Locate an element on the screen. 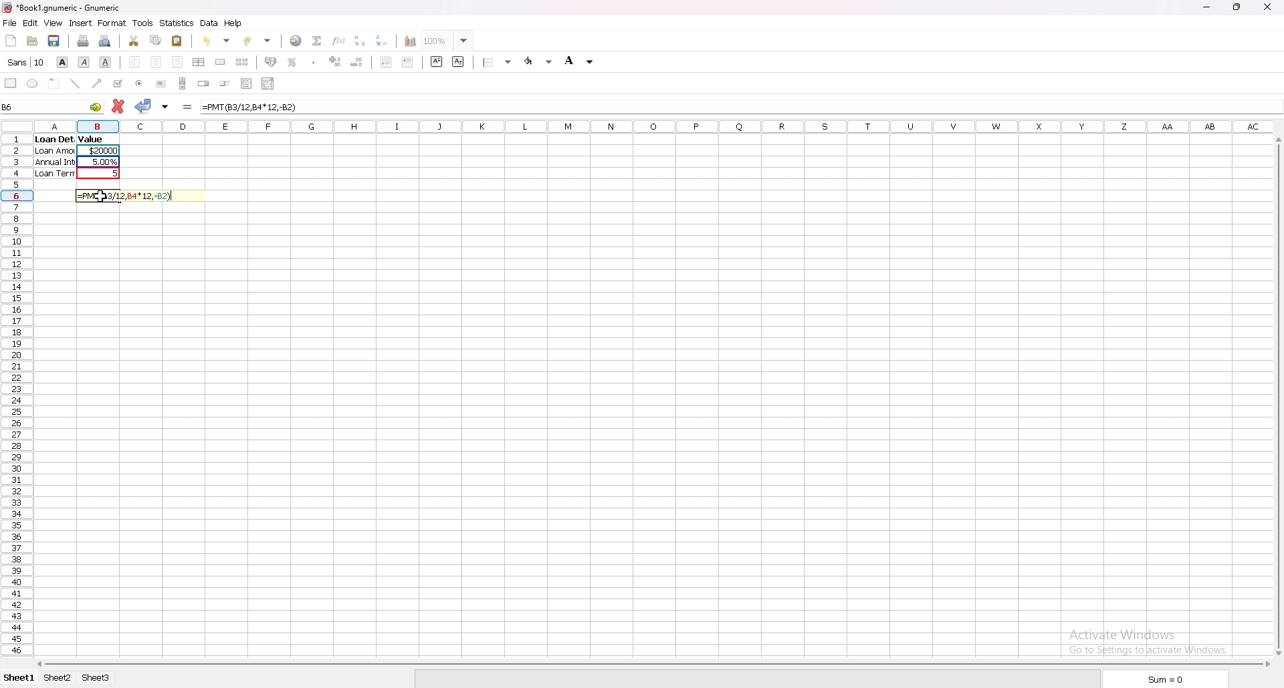 This screenshot has height=688, width=1284. font is located at coordinates (27, 61).